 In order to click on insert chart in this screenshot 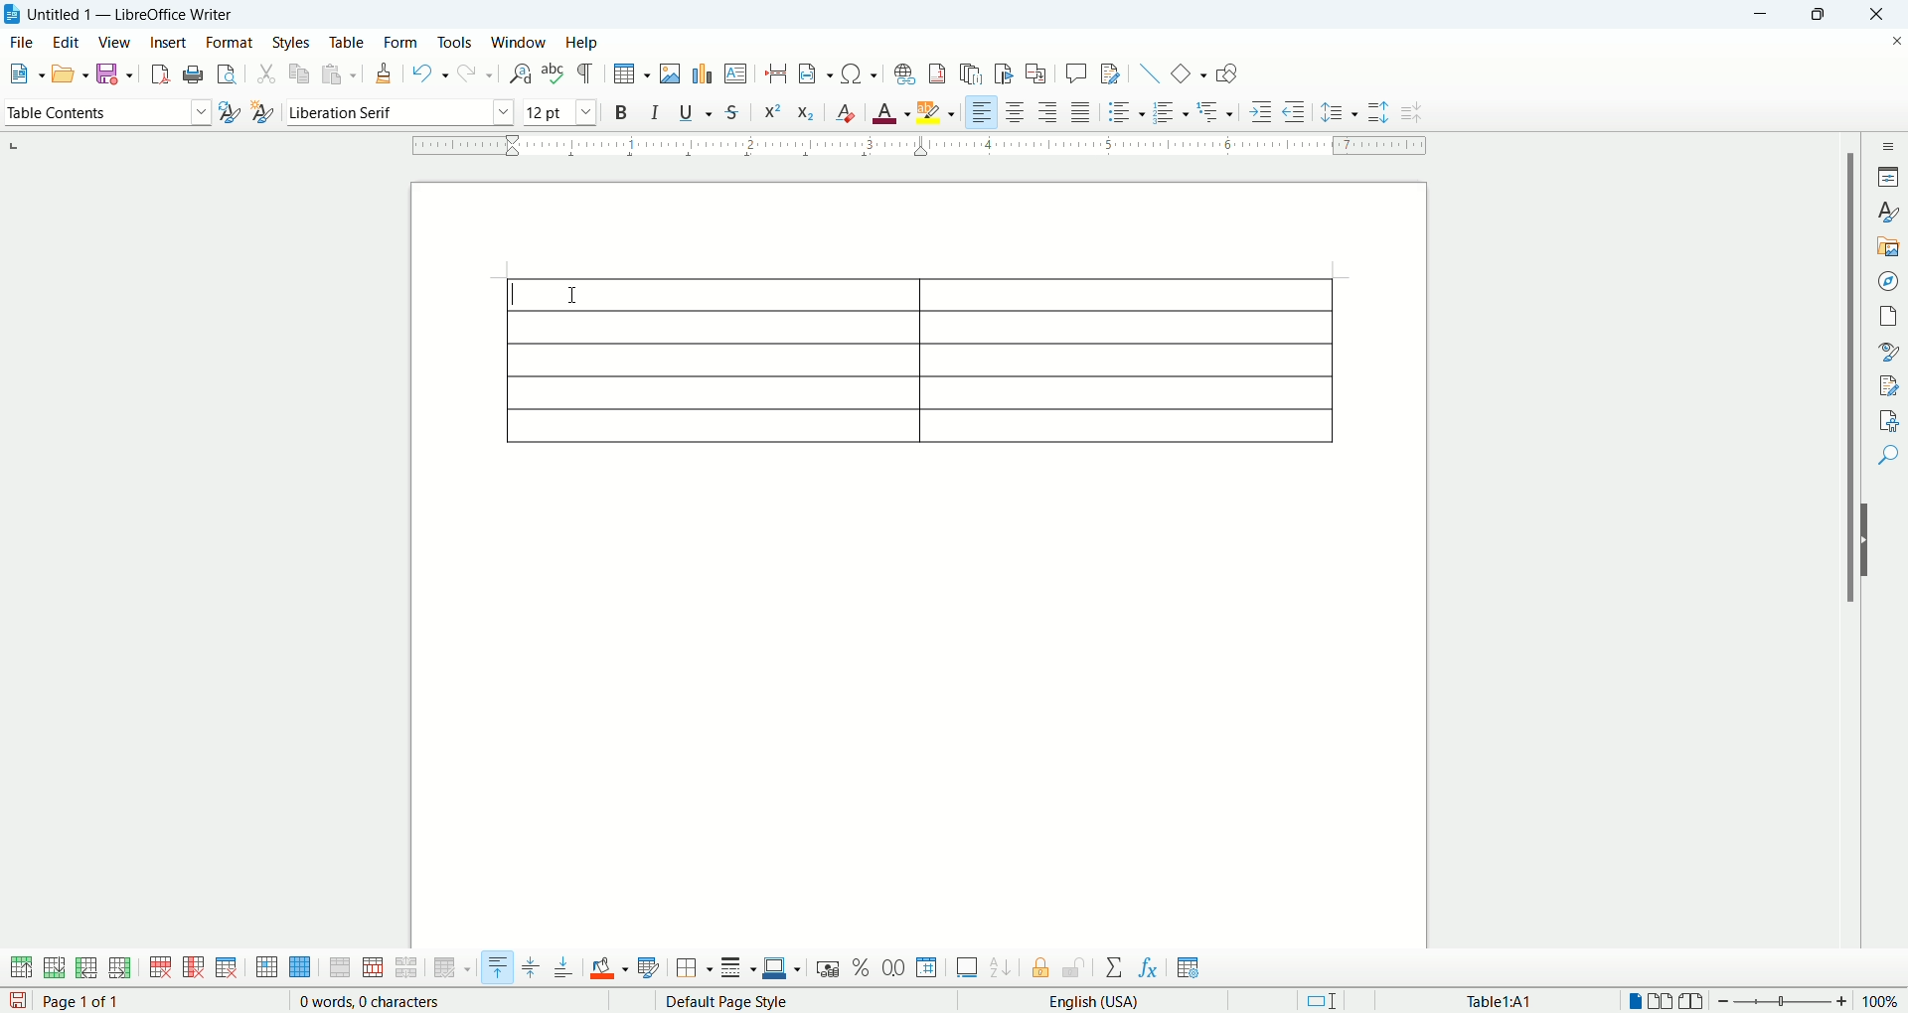, I will do `click(702, 72)`.